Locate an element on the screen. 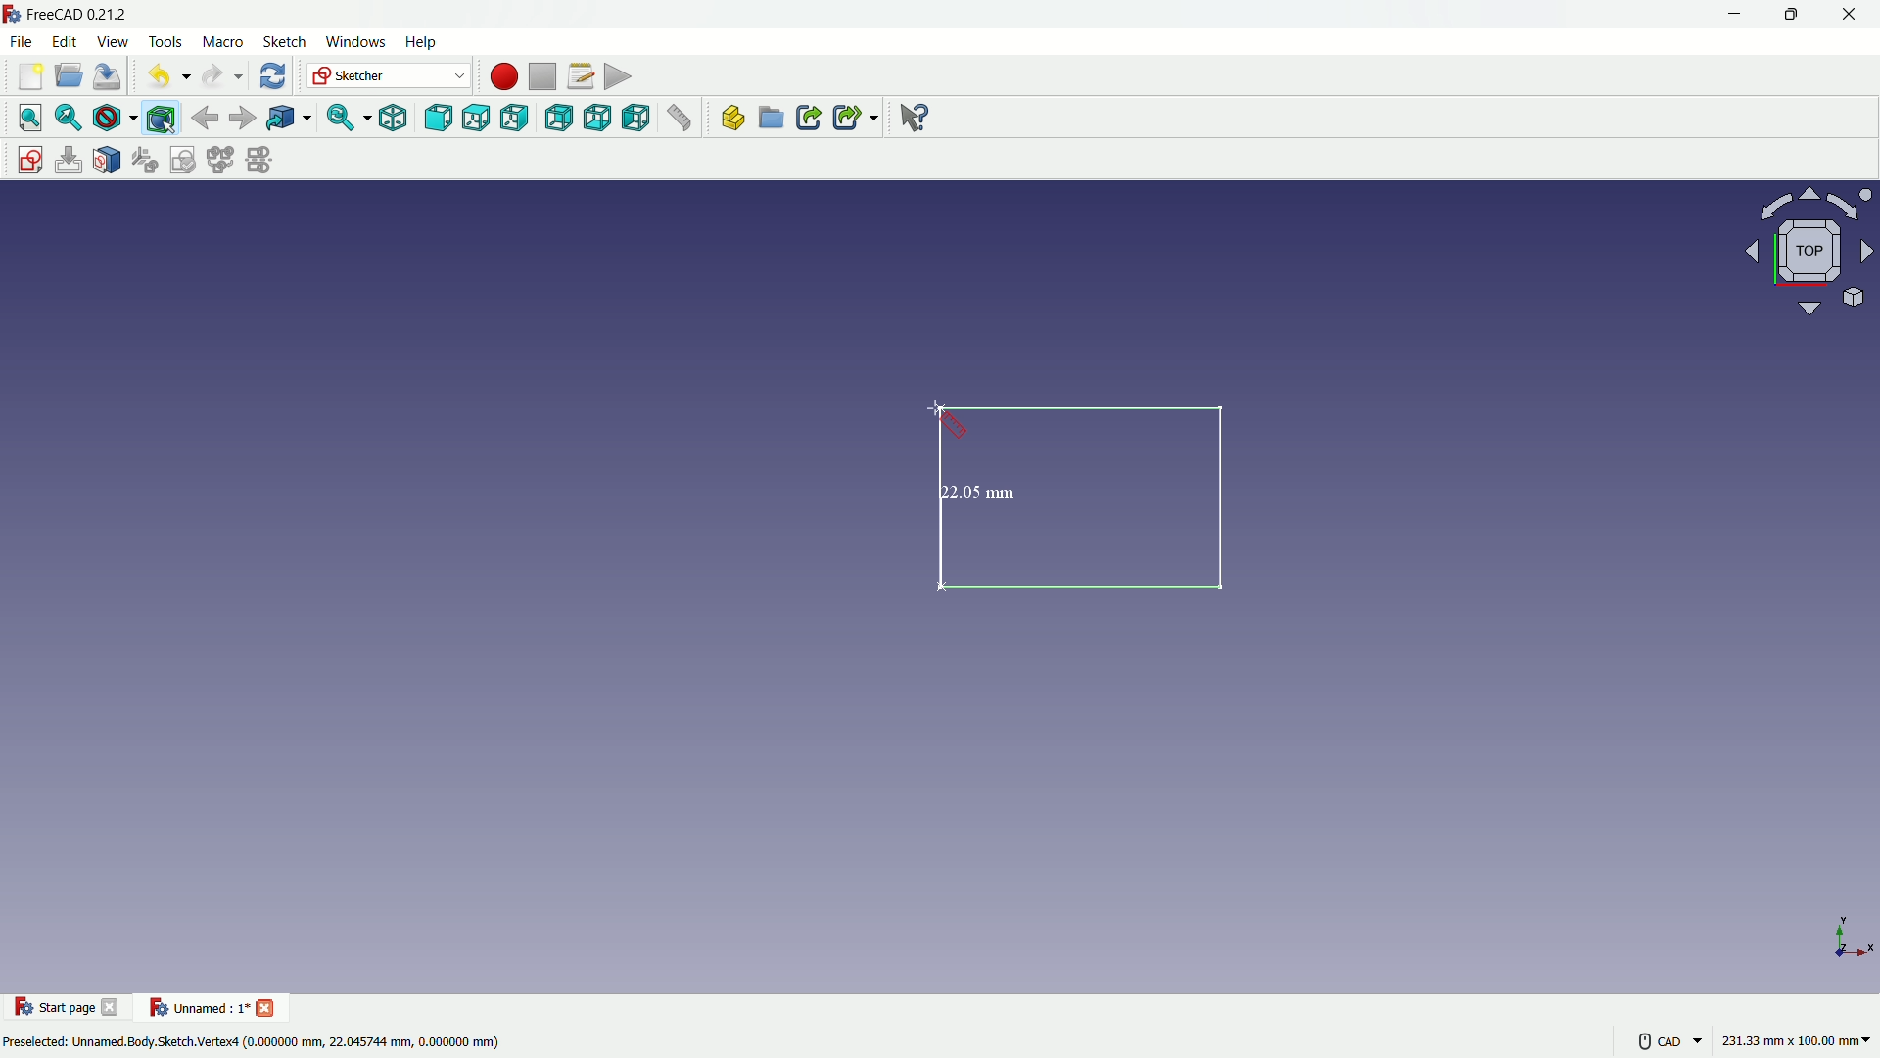 The height and width of the screenshot is (1058, 1880). windows menu is located at coordinates (355, 41).